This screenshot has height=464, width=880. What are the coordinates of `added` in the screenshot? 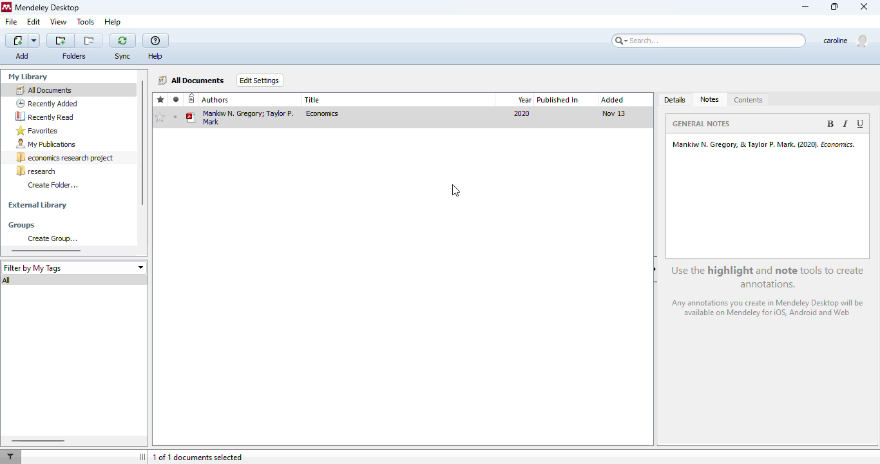 It's located at (612, 100).